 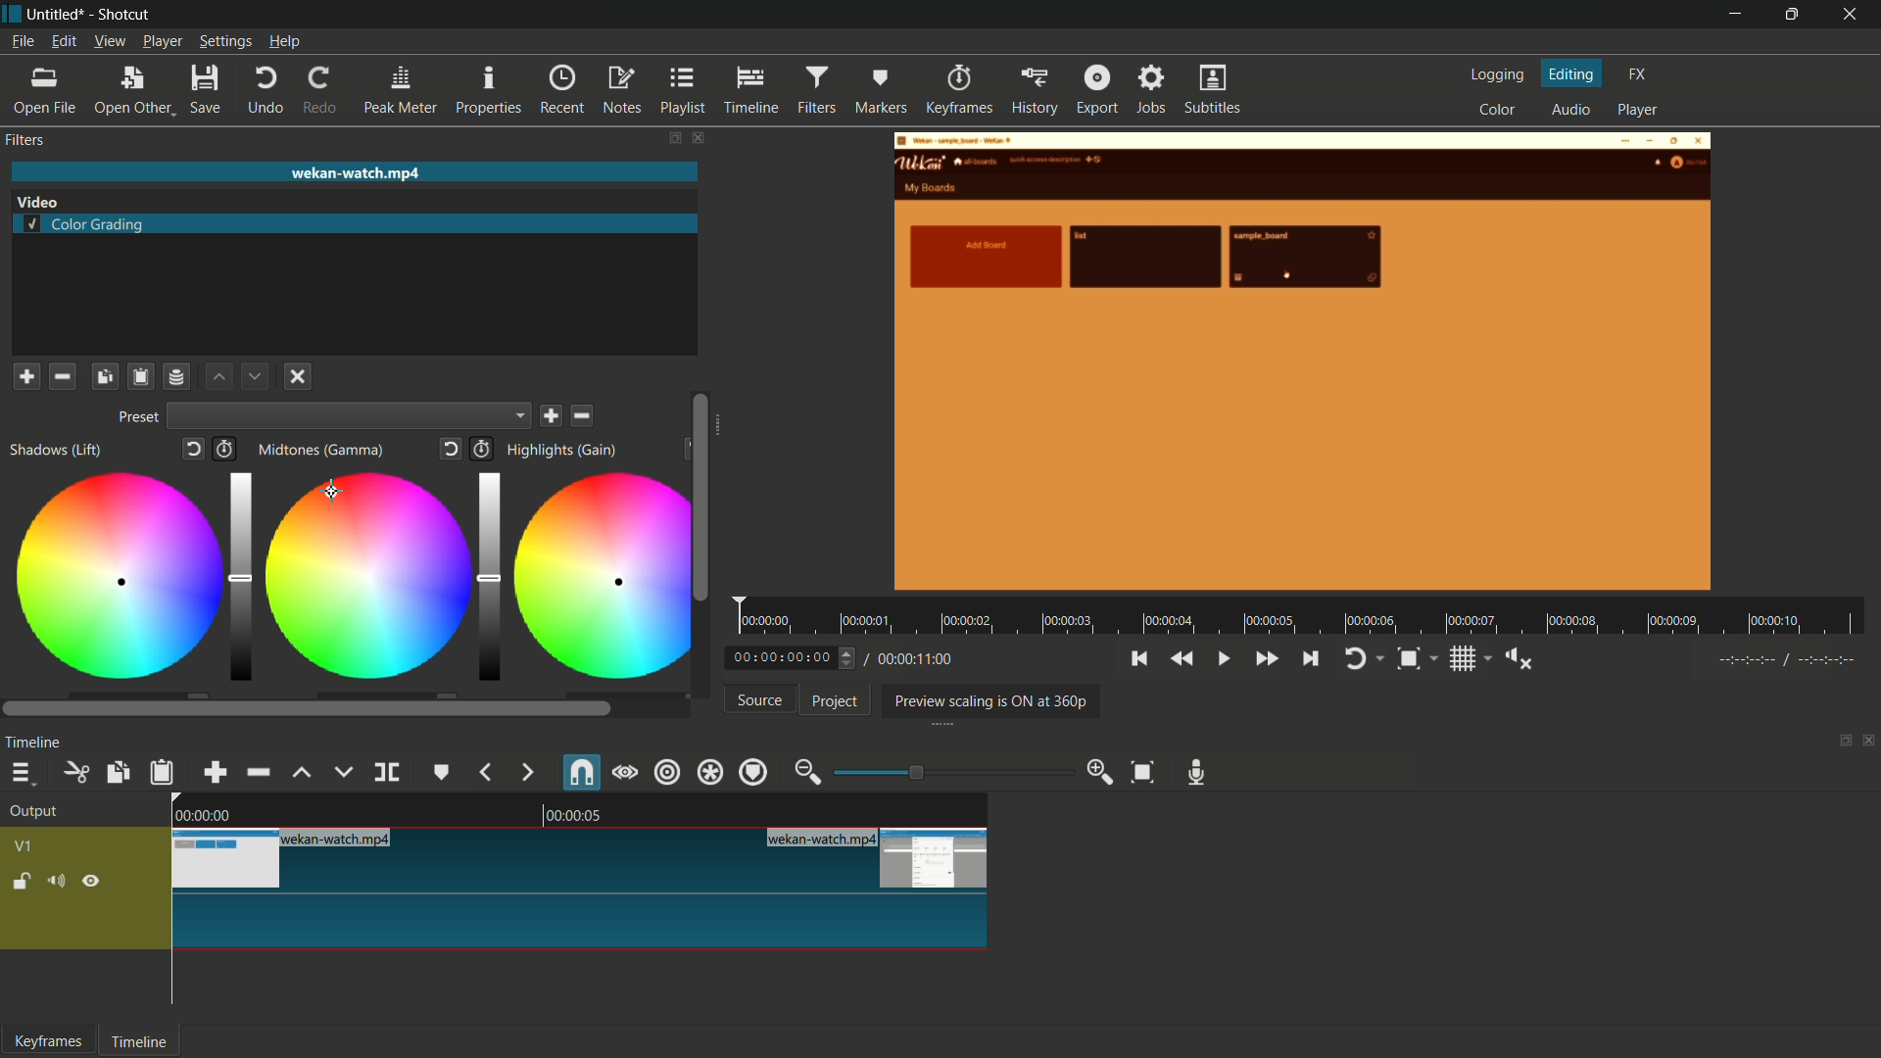 What do you see at coordinates (806, 771) in the screenshot?
I see `zoom out` at bounding box center [806, 771].